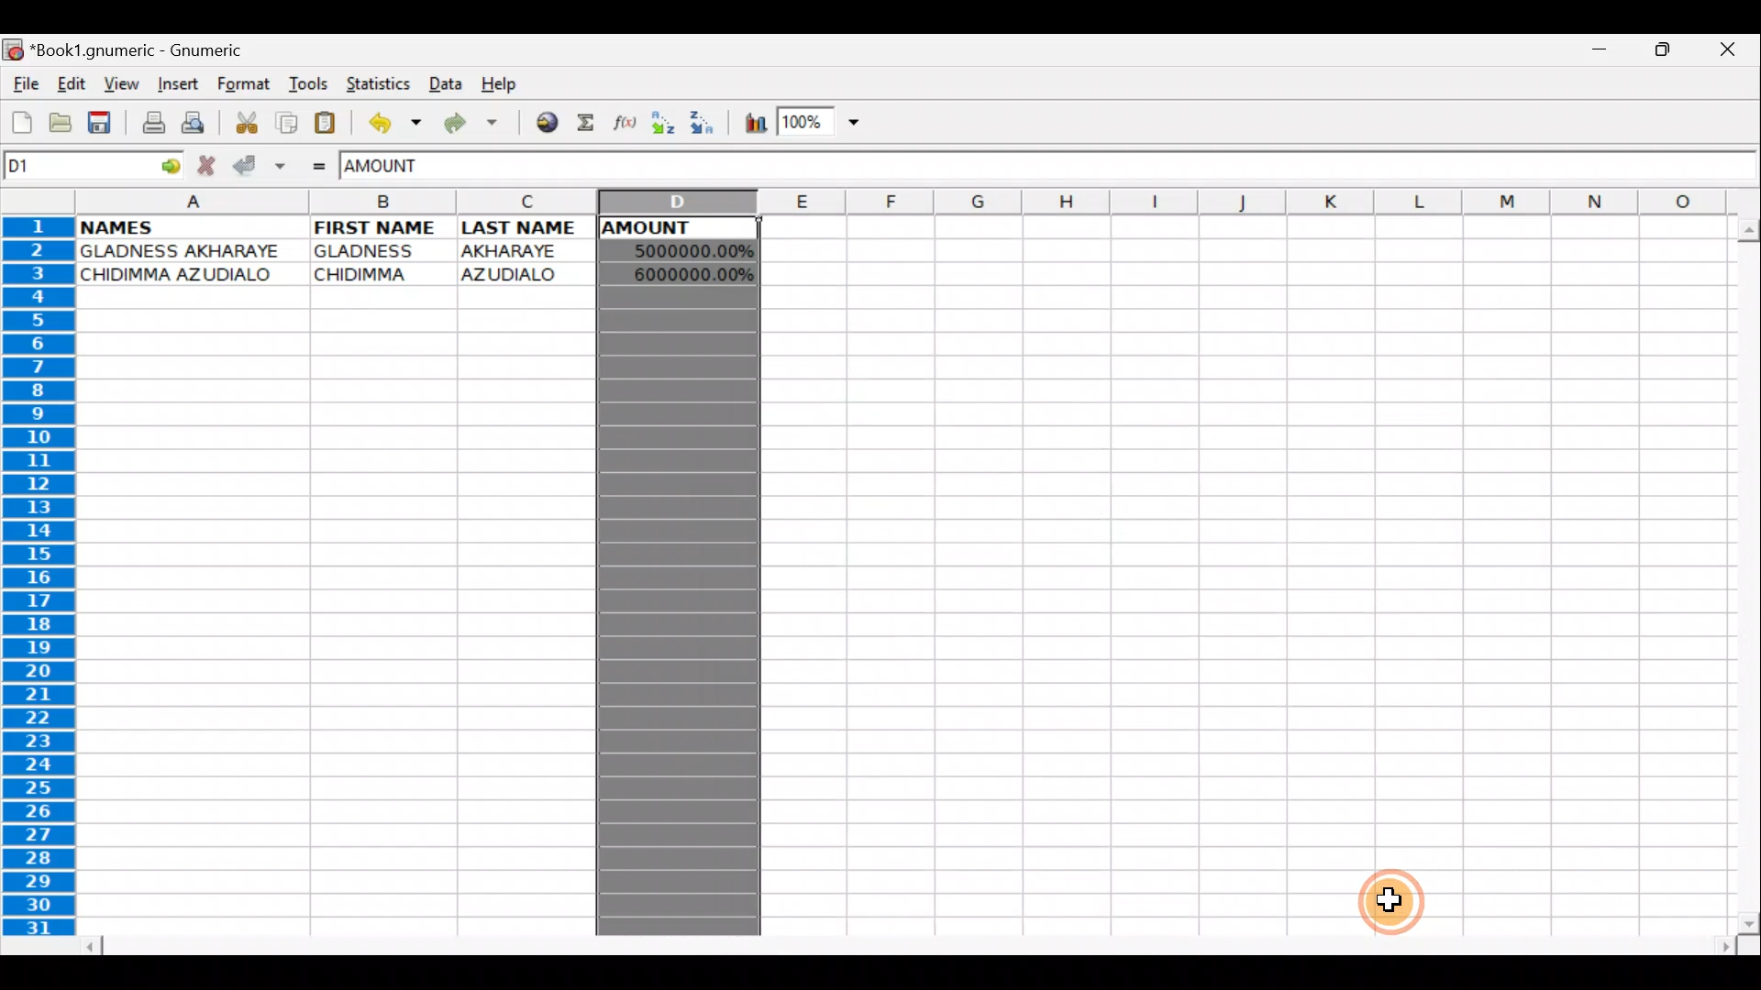 The height and width of the screenshot is (990, 1761). What do you see at coordinates (373, 83) in the screenshot?
I see `Statistics` at bounding box center [373, 83].